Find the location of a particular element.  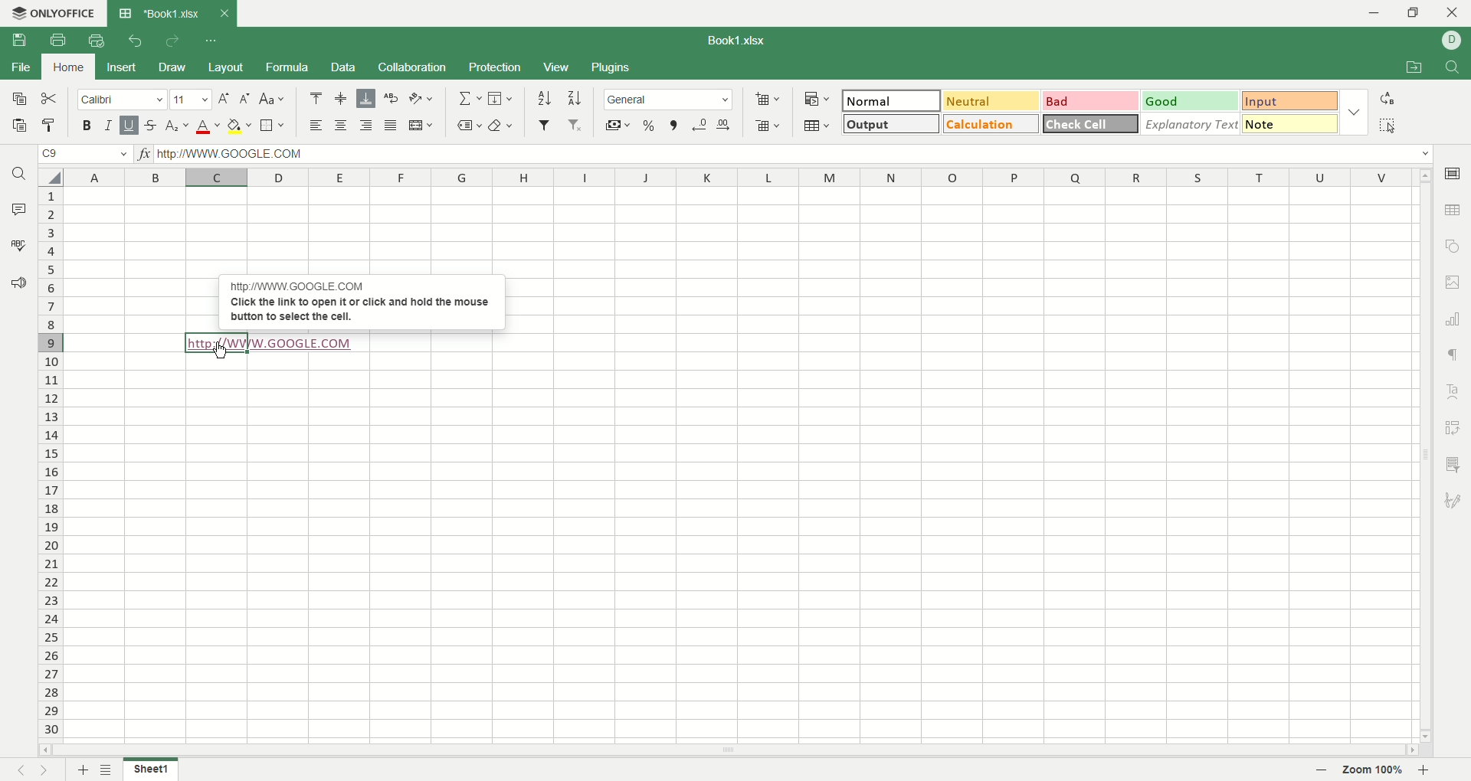

insert function is located at coordinates (145, 155).